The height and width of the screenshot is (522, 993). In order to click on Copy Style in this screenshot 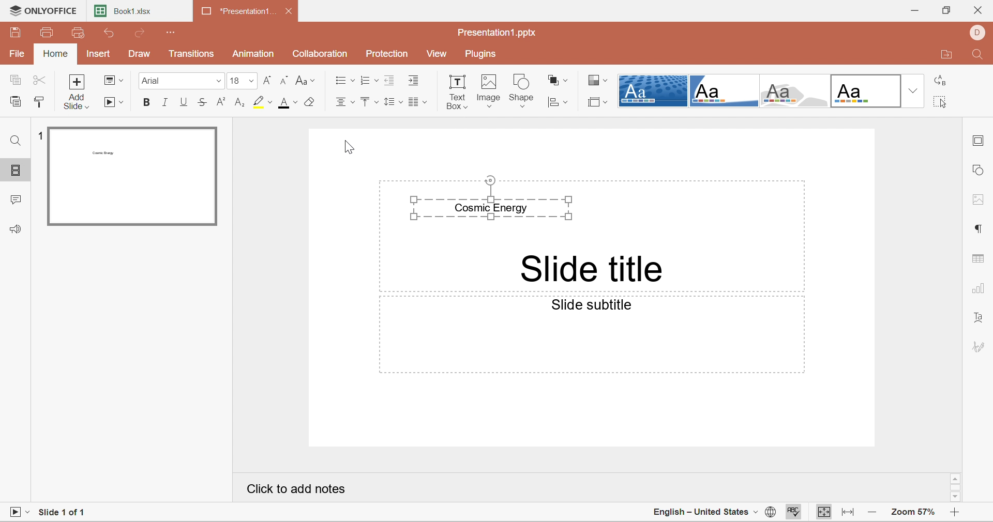, I will do `click(38, 102)`.